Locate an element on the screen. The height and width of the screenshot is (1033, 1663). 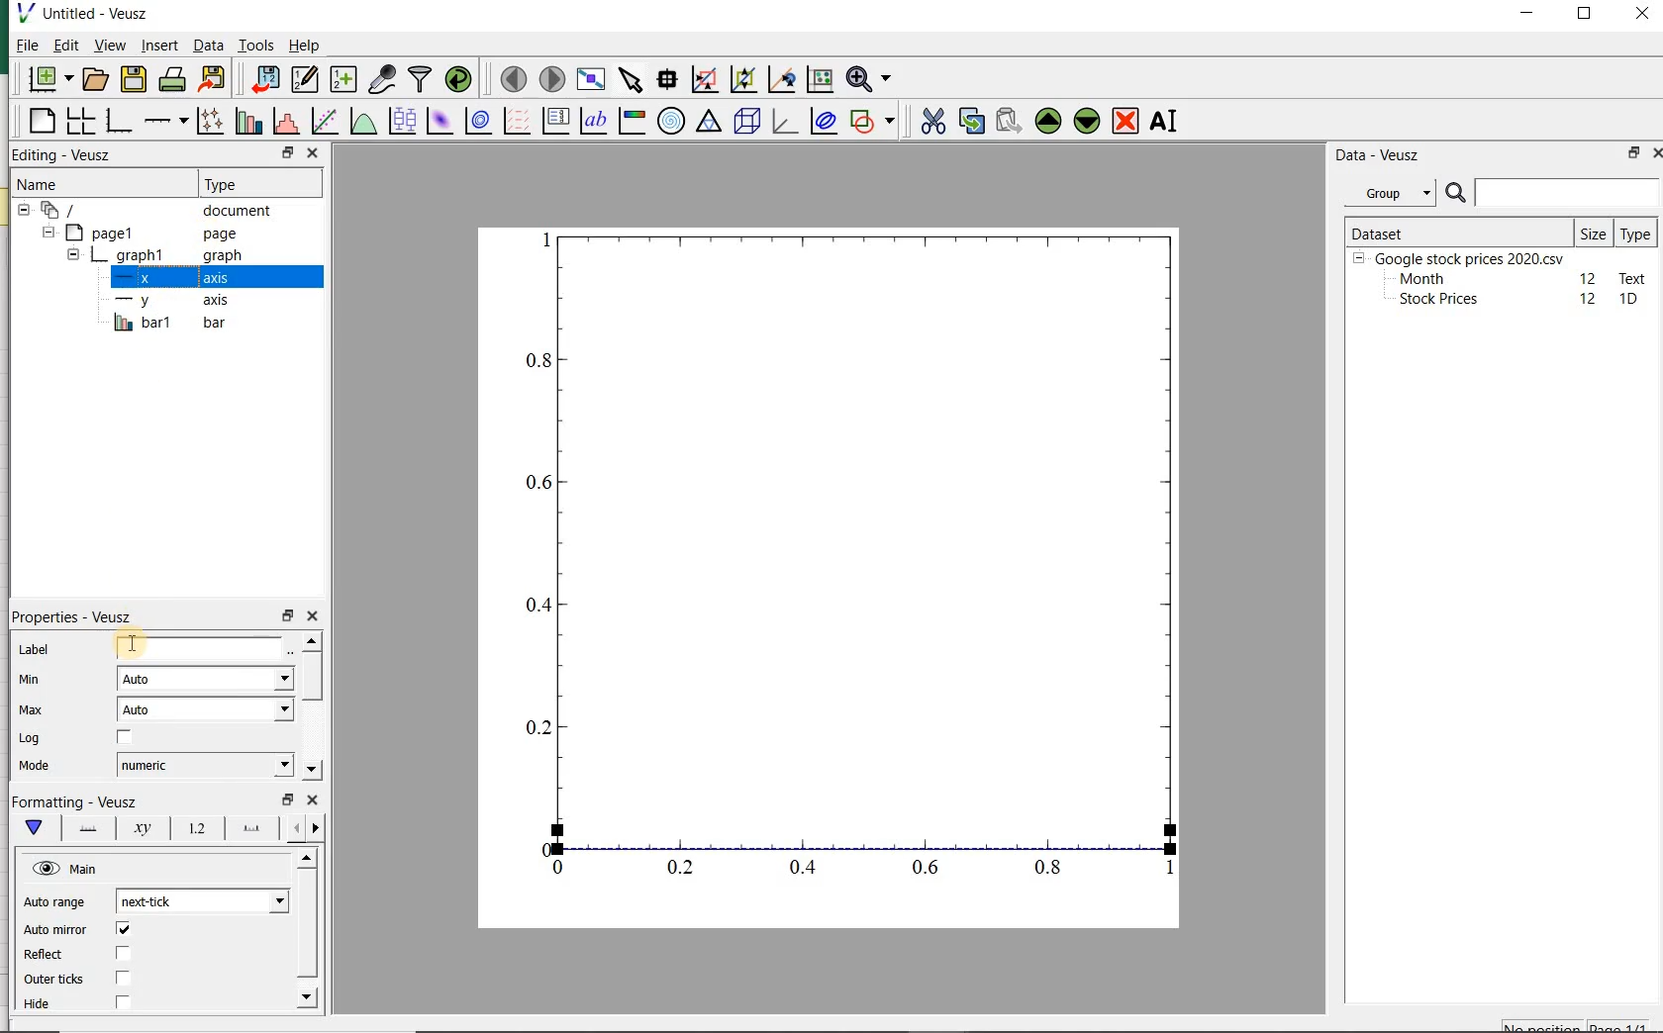
Max is located at coordinates (32, 711).